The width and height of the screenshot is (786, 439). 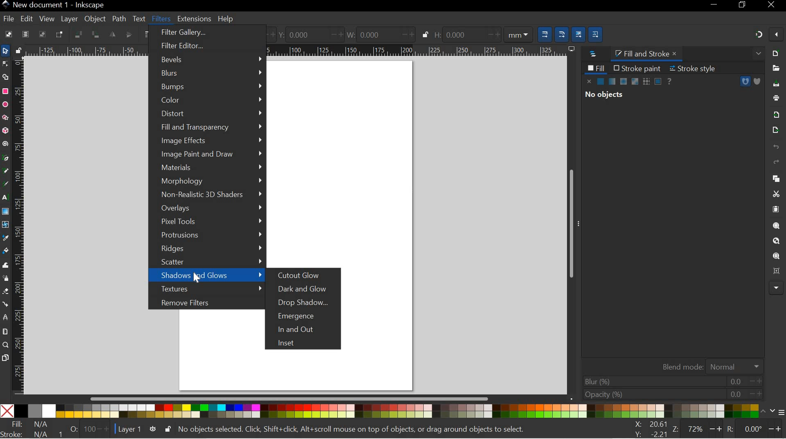 I want to click on COLOR, so click(x=207, y=100).